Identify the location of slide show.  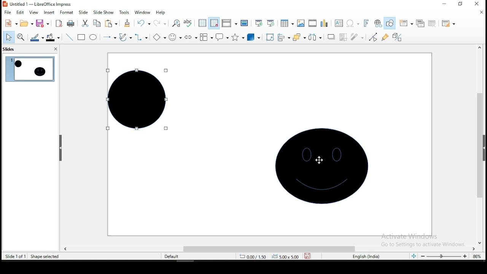
(103, 12).